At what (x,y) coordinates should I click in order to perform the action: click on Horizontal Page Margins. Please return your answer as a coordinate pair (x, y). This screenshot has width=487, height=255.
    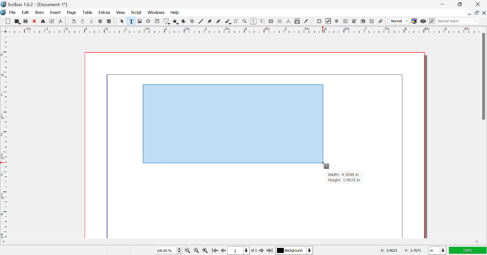
    Looking at the image, I should click on (6, 137).